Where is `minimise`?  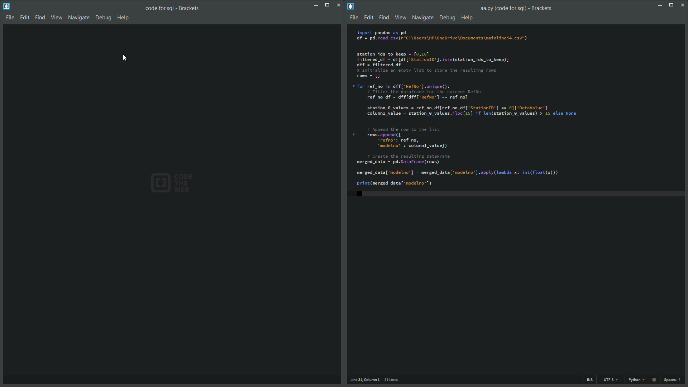
minimise is located at coordinates (659, 6).